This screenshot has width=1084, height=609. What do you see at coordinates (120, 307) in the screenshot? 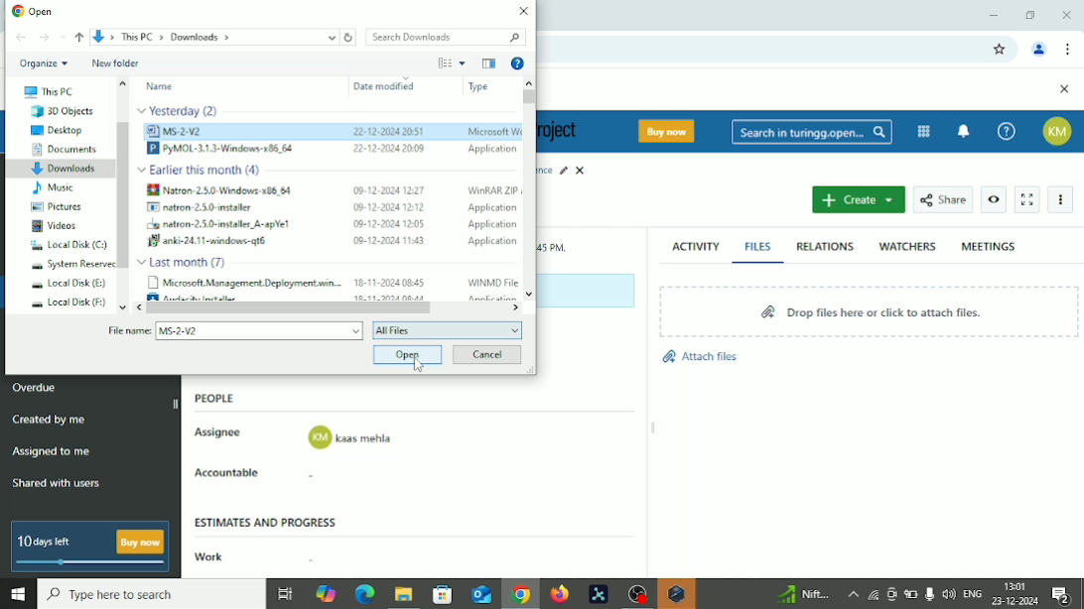
I see `move down` at bounding box center [120, 307].